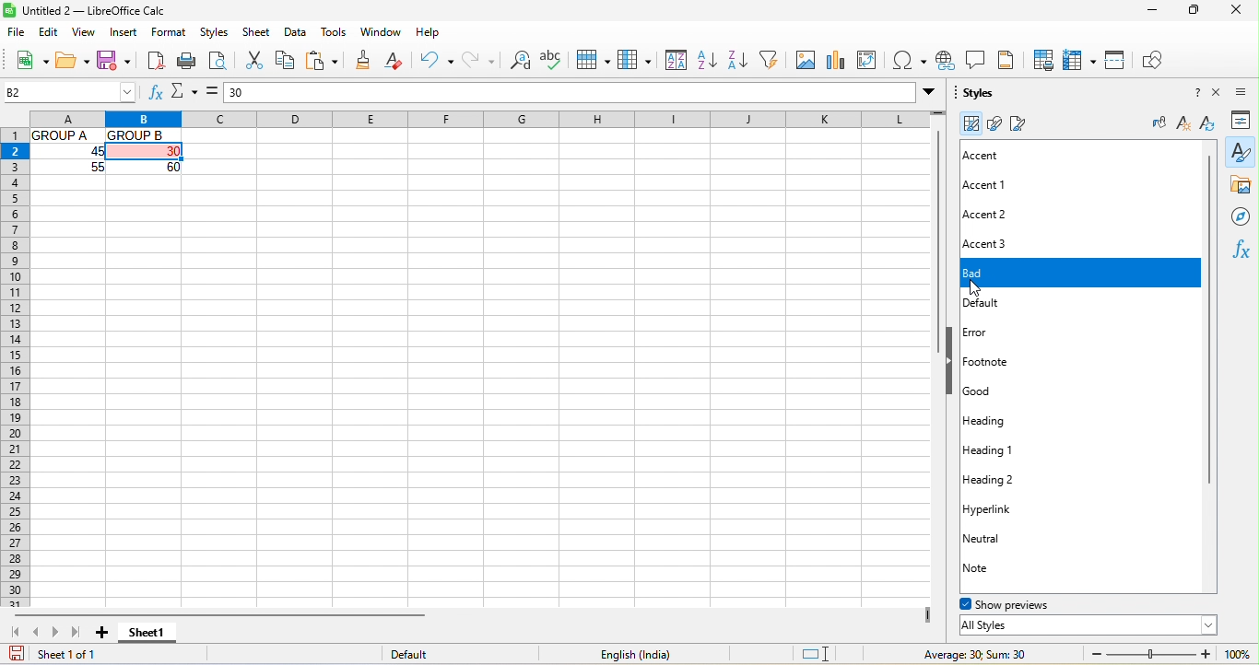 The width and height of the screenshot is (1259, 665). Describe the element at coordinates (1082, 274) in the screenshot. I see `Bad` at that location.